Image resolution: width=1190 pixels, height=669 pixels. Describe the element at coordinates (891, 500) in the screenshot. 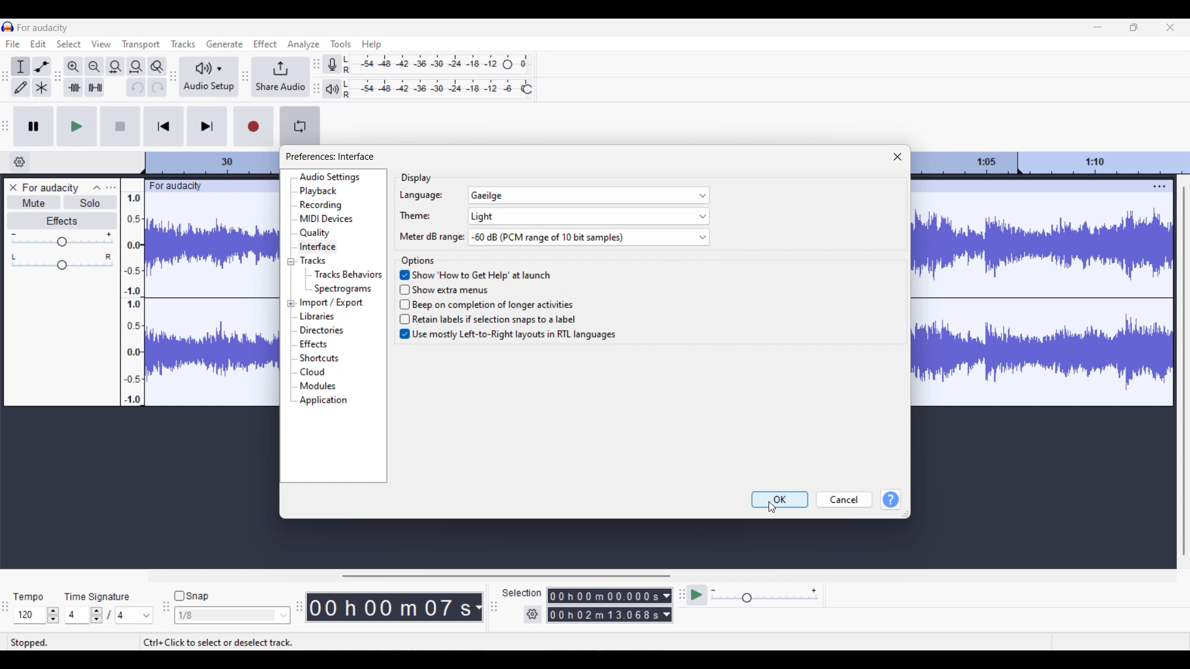

I see `Help` at that location.